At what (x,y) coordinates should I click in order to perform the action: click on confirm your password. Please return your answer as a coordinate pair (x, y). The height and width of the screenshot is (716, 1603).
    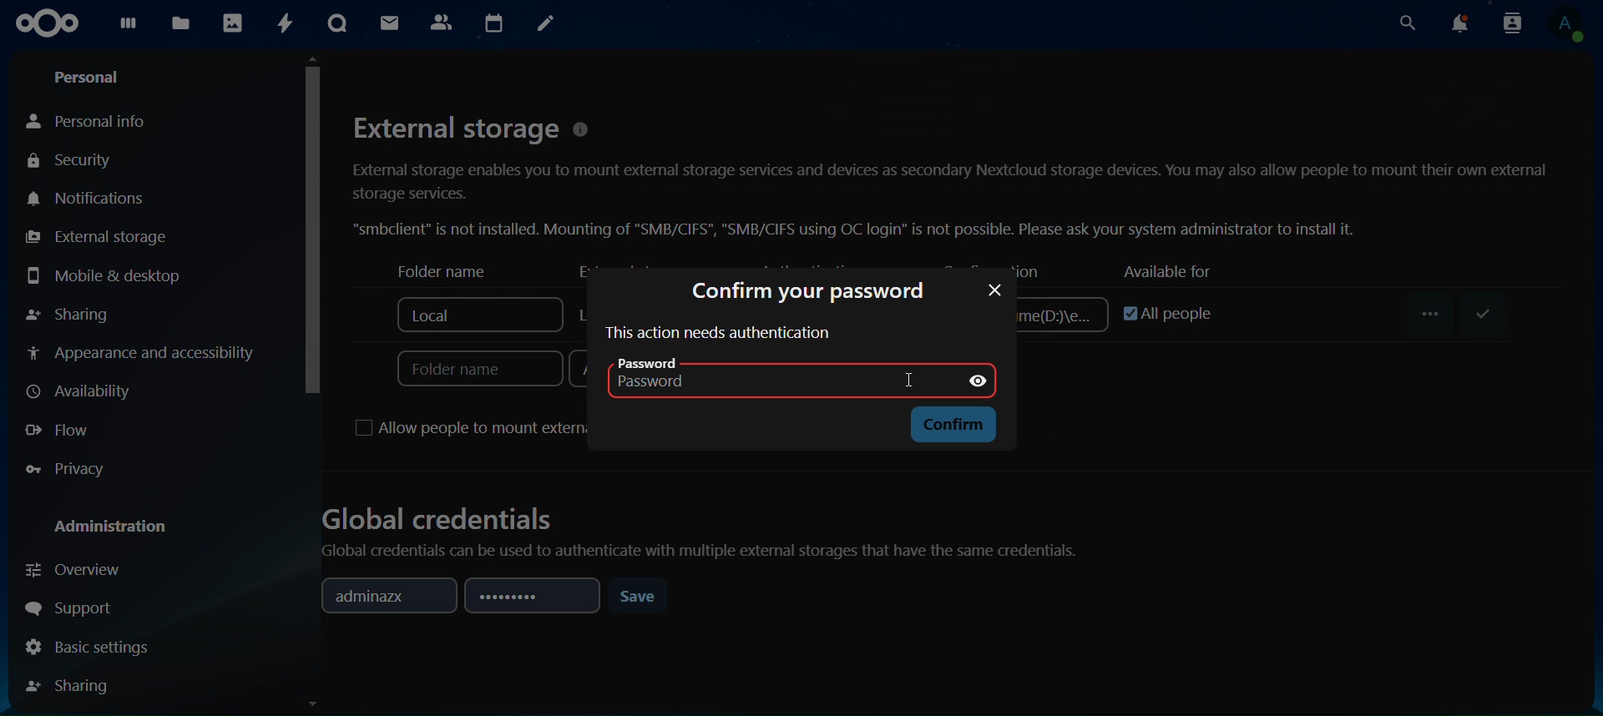
    Looking at the image, I should click on (807, 293).